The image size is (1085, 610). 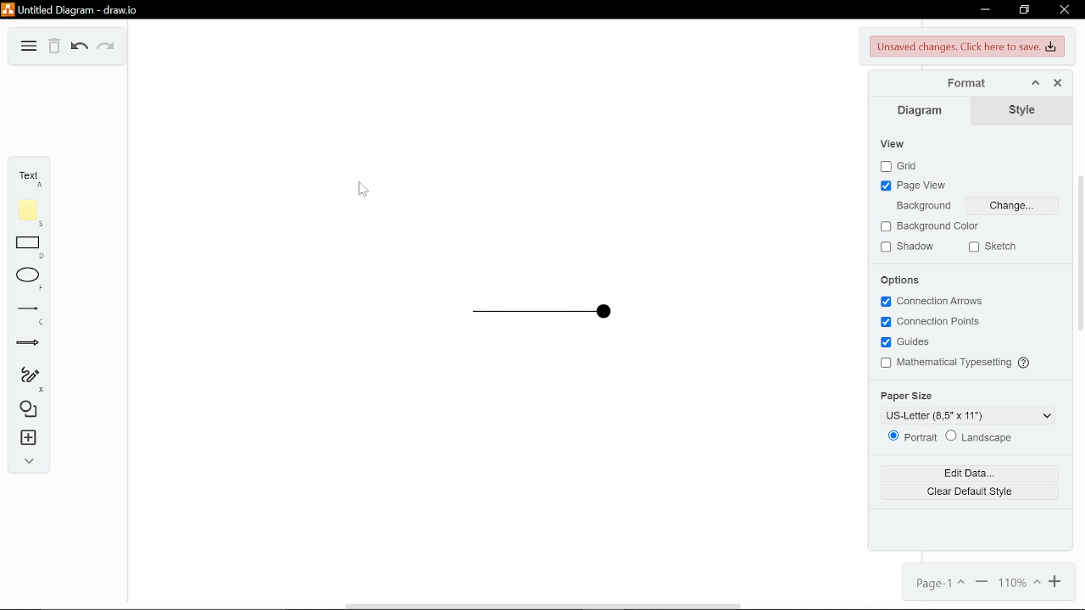 What do you see at coordinates (30, 280) in the screenshot?
I see `Ellipse` at bounding box center [30, 280].